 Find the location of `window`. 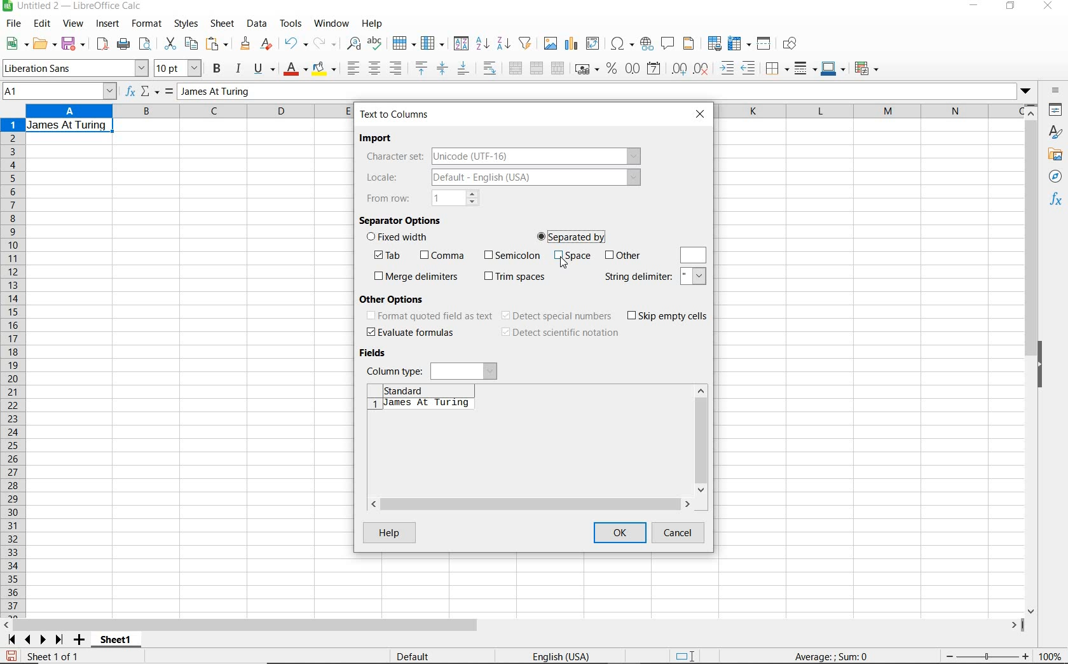

window is located at coordinates (331, 24).